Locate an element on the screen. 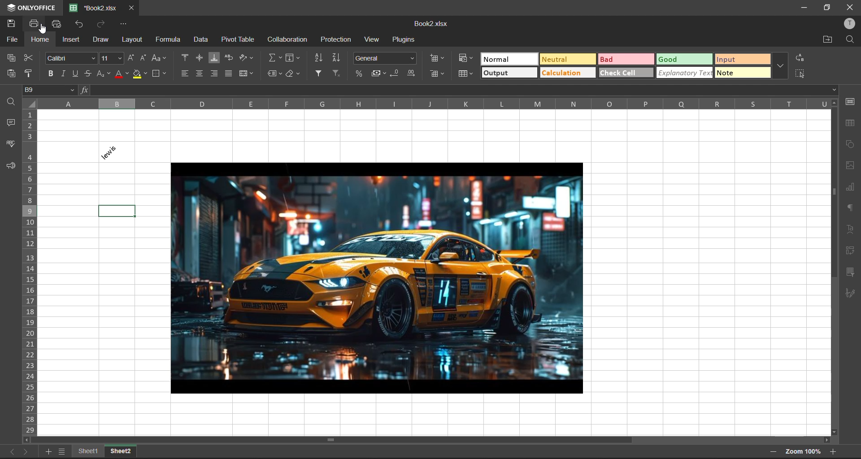  font style is located at coordinates (72, 58).